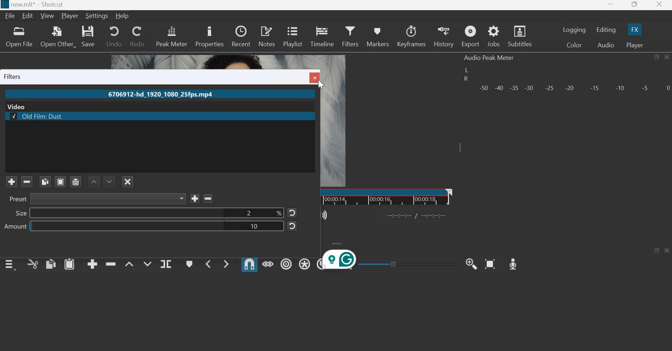  I want to click on markers, so click(377, 37).